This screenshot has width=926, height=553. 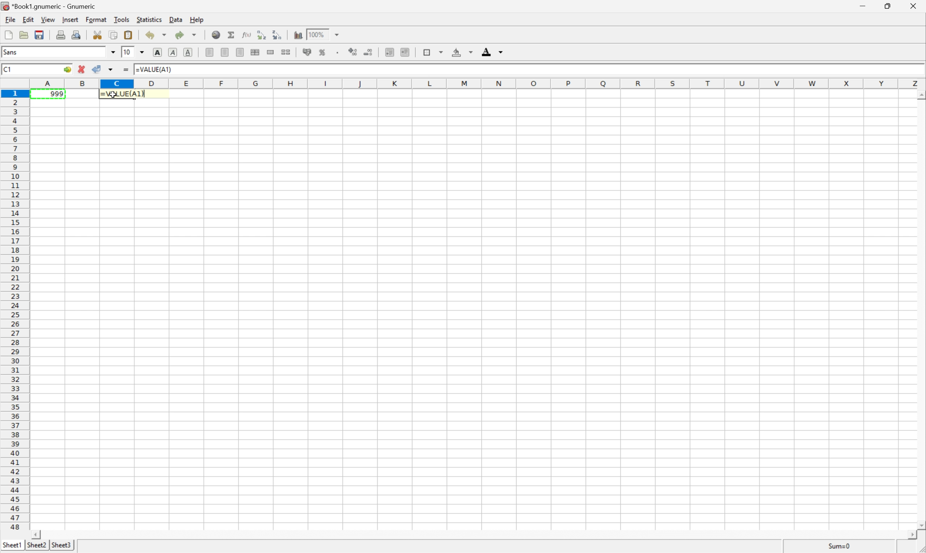 I want to click on Font size 10, so click(x=135, y=51).